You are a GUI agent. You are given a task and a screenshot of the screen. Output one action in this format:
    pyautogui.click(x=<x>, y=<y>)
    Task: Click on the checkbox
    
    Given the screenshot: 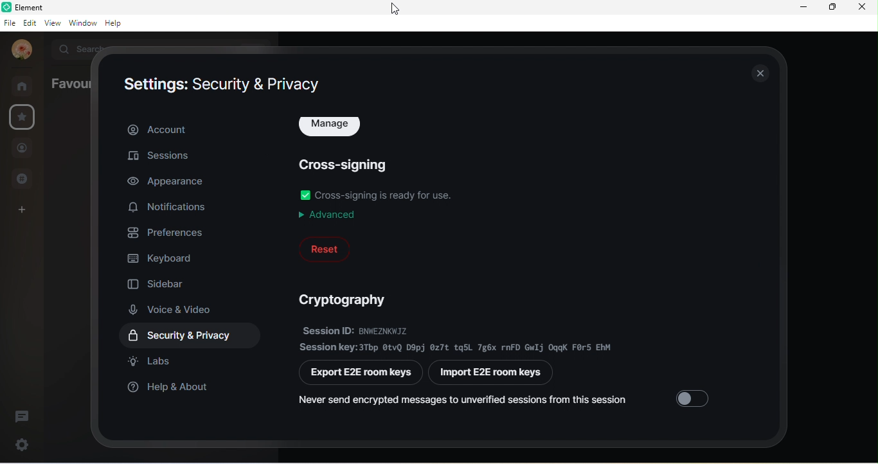 What is the action you would take?
    pyautogui.click(x=306, y=195)
    